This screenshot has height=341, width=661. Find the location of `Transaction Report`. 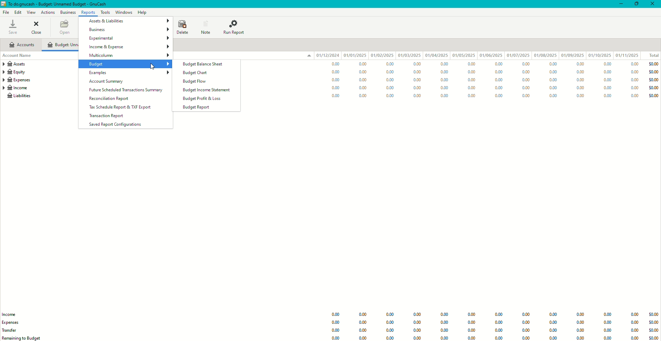

Transaction Report is located at coordinates (107, 116).